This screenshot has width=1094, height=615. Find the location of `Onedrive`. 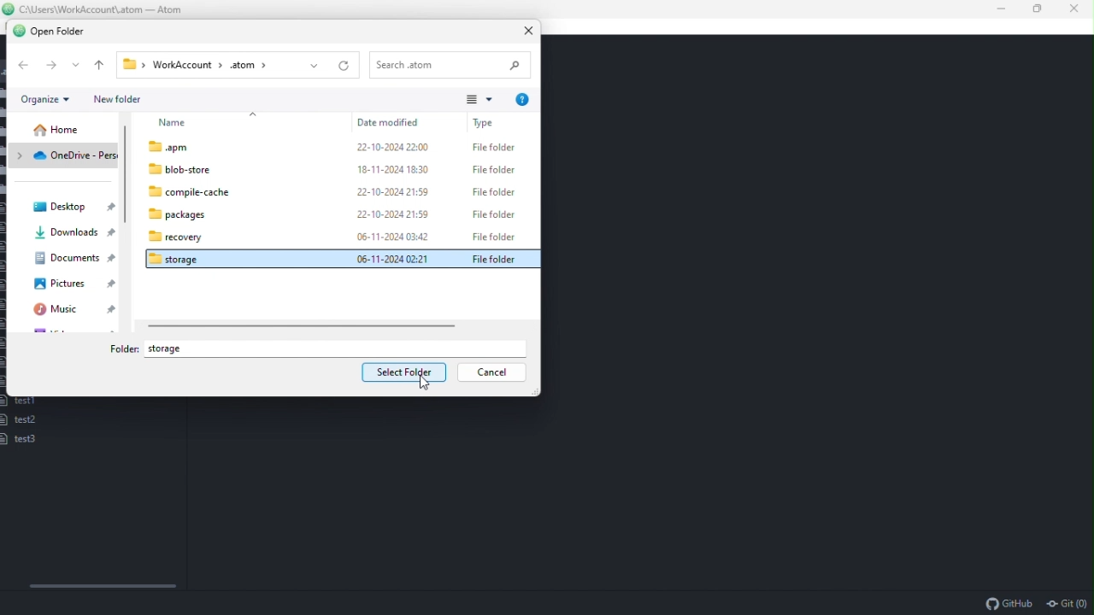

Onedrive is located at coordinates (63, 155).